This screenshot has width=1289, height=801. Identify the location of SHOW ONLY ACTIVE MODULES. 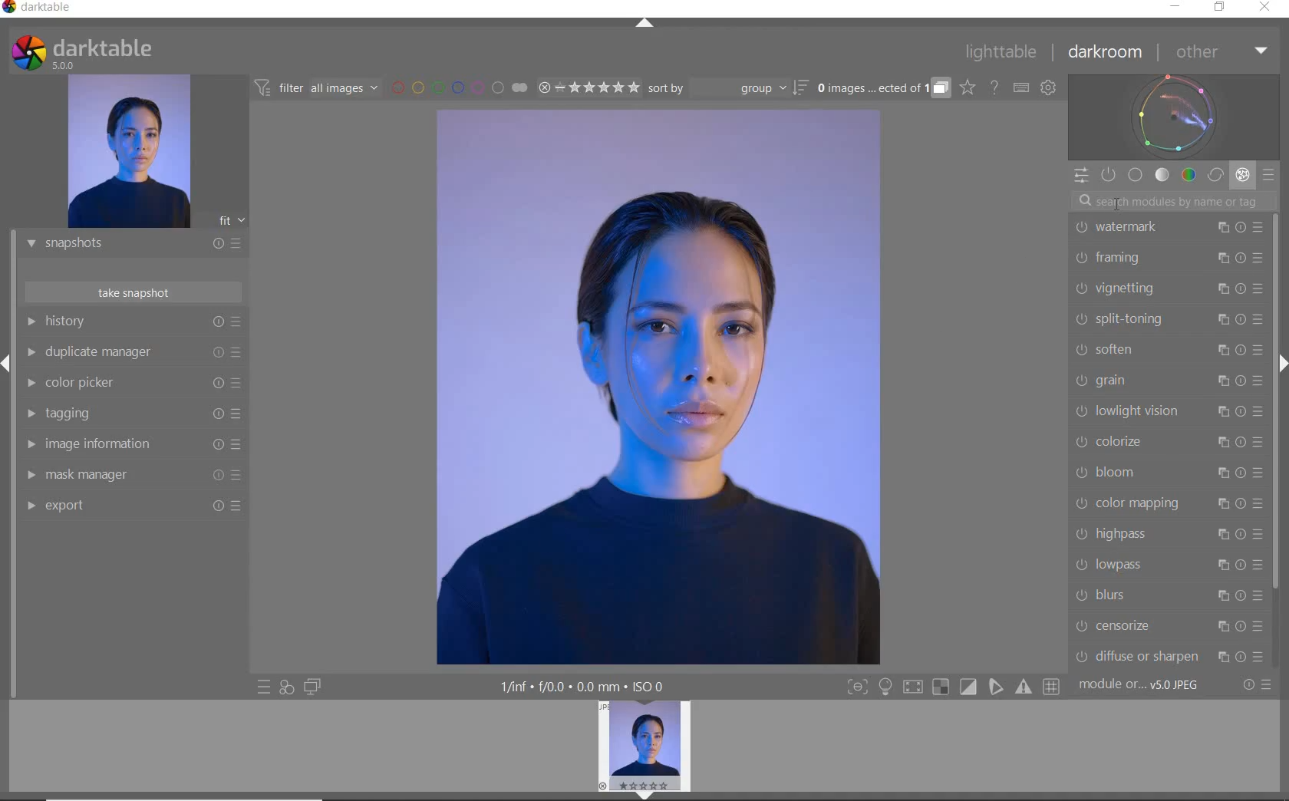
(1109, 176).